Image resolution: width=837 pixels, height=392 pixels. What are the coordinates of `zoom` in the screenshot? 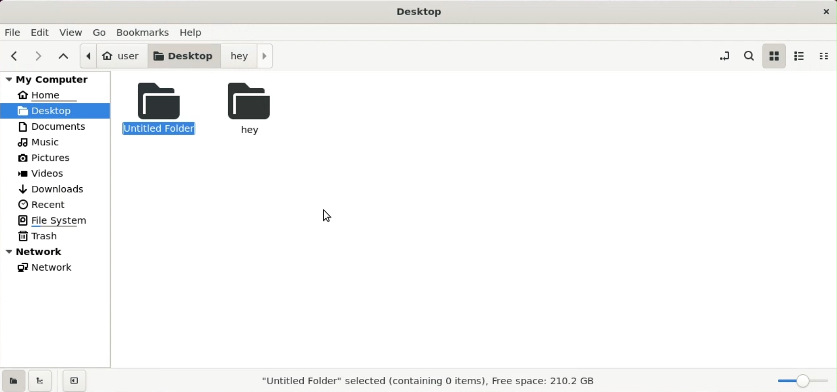 It's located at (801, 382).